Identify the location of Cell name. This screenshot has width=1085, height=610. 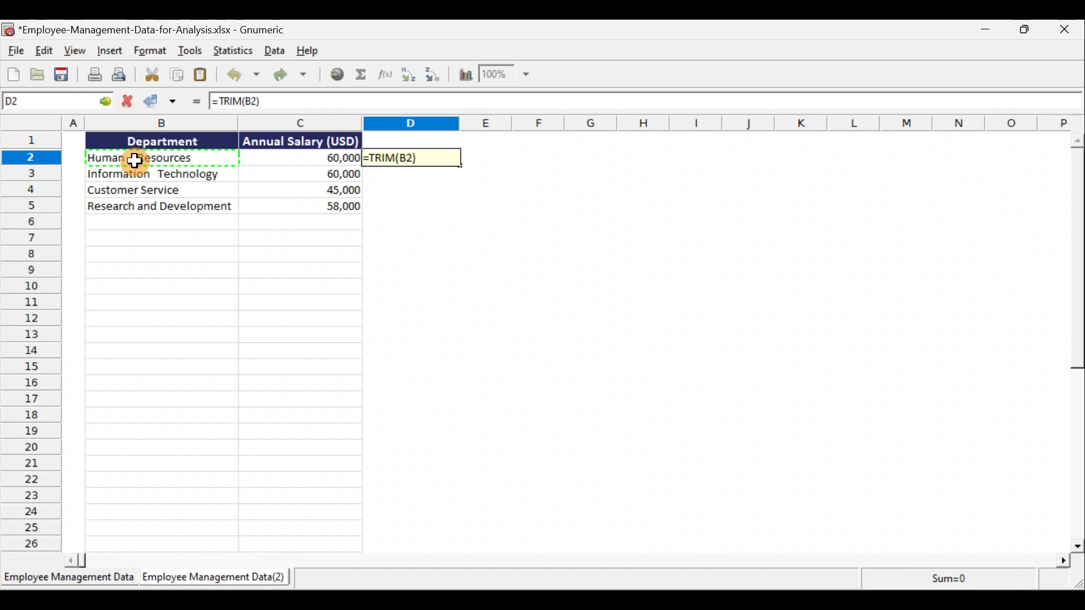
(58, 101).